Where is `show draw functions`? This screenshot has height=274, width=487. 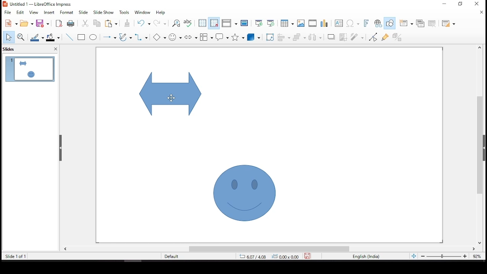 show draw functions is located at coordinates (390, 22).